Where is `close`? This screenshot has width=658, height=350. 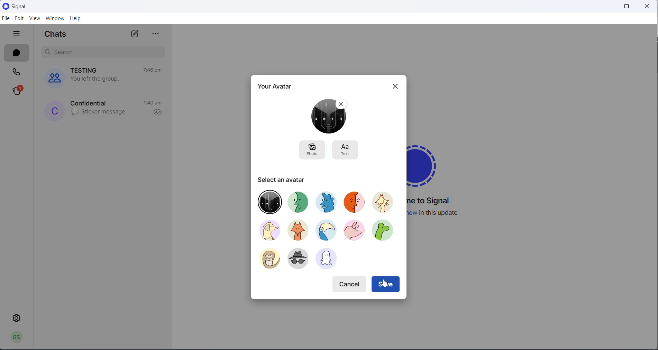 close is located at coordinates (393, 86).